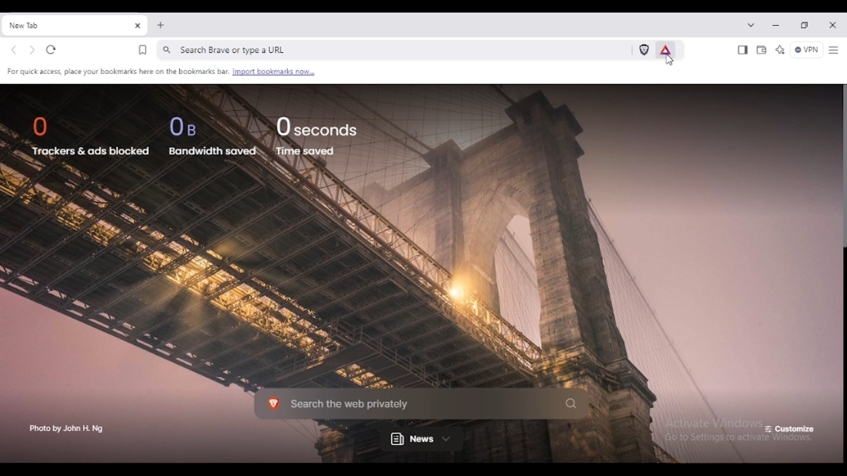 The image size is (847, 476). Describe the element at coordinates (842, 167) in the screenshot. I see `vertical scroll bar` at that location.